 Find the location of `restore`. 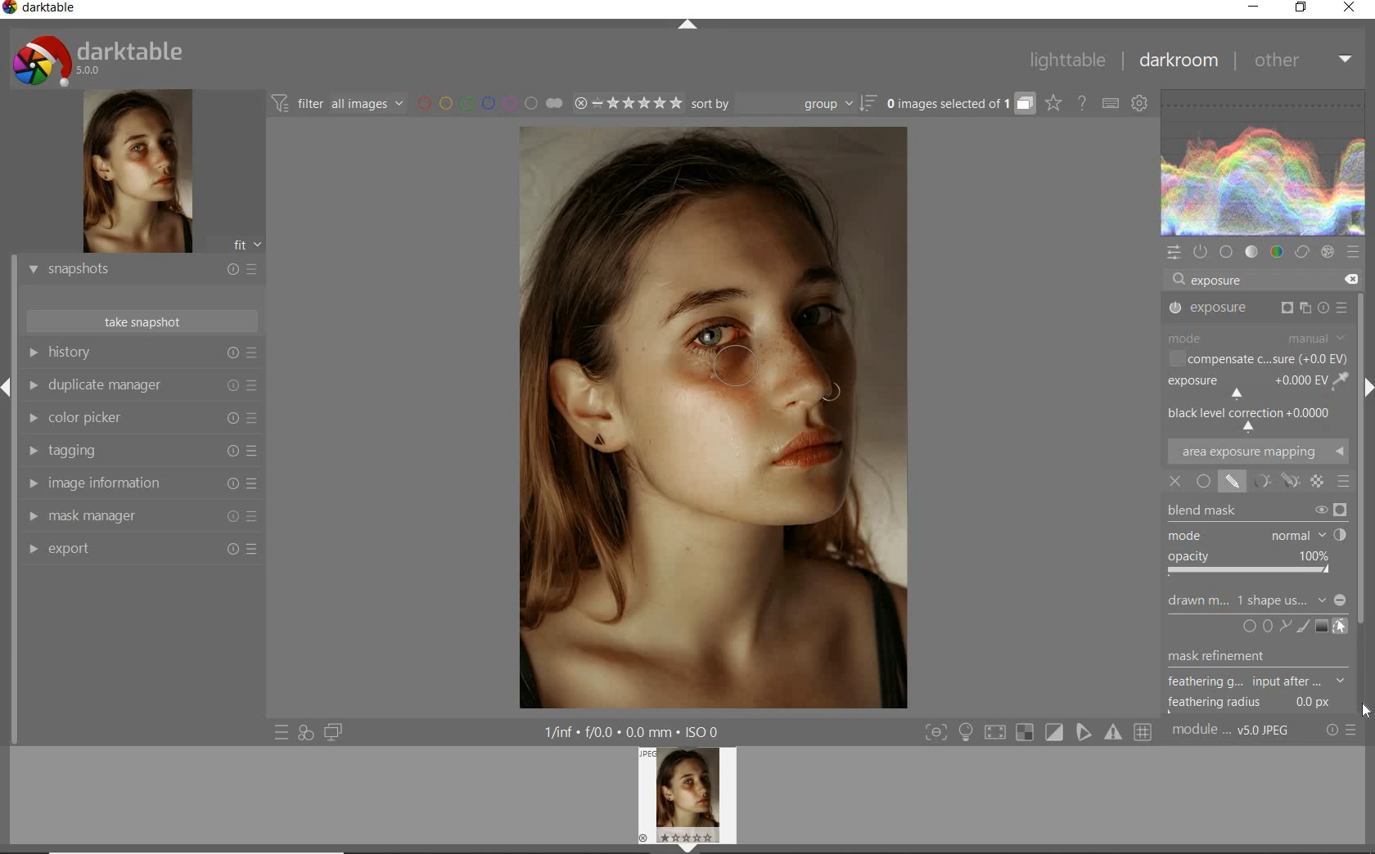

restore is located at coordinates (1301, 11).